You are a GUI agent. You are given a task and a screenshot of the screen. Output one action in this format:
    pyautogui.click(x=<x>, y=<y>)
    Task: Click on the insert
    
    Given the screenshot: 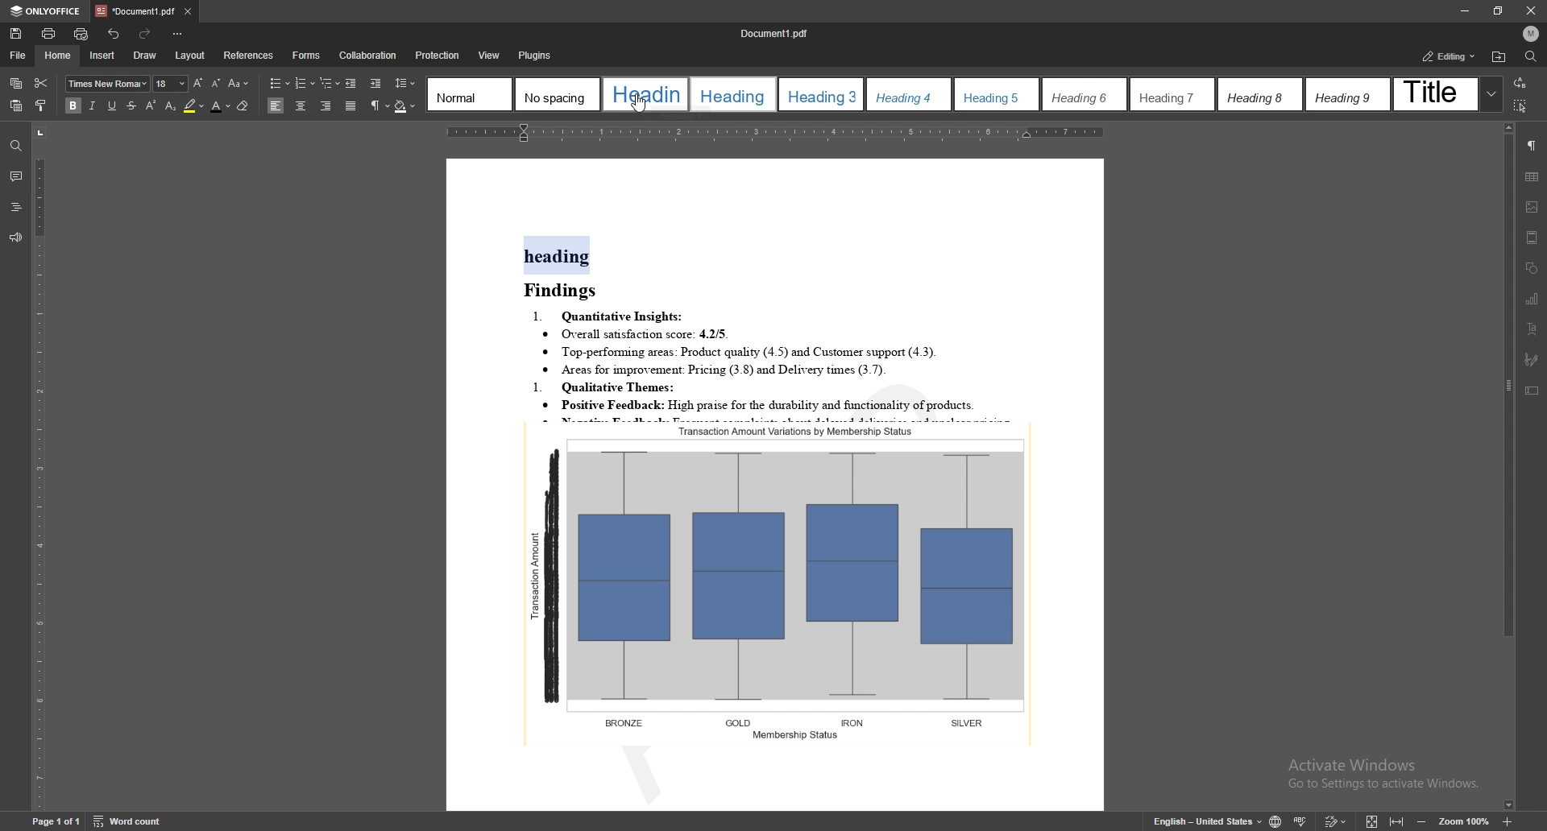 What is the action you would take?
    pyautogui.click(x=102, y=55)
    